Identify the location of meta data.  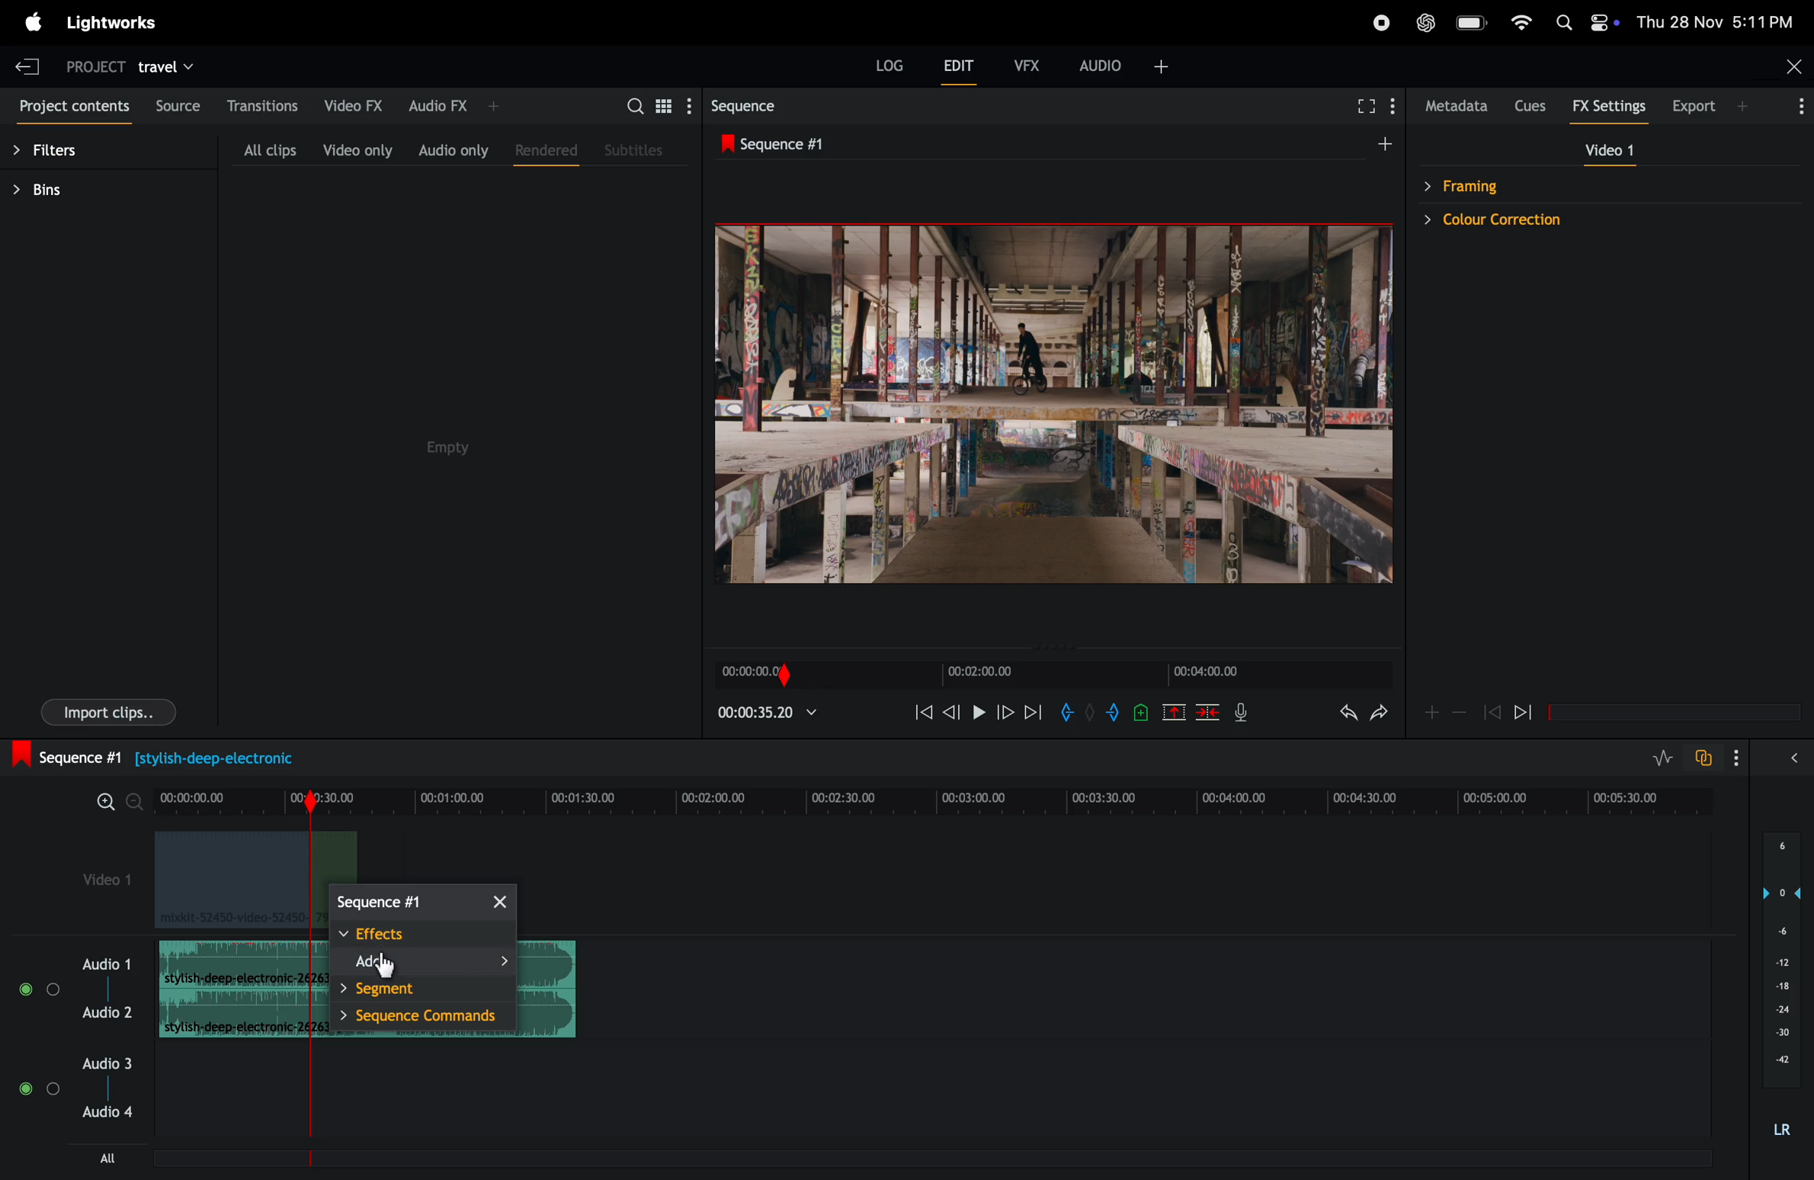
(1453, 107).